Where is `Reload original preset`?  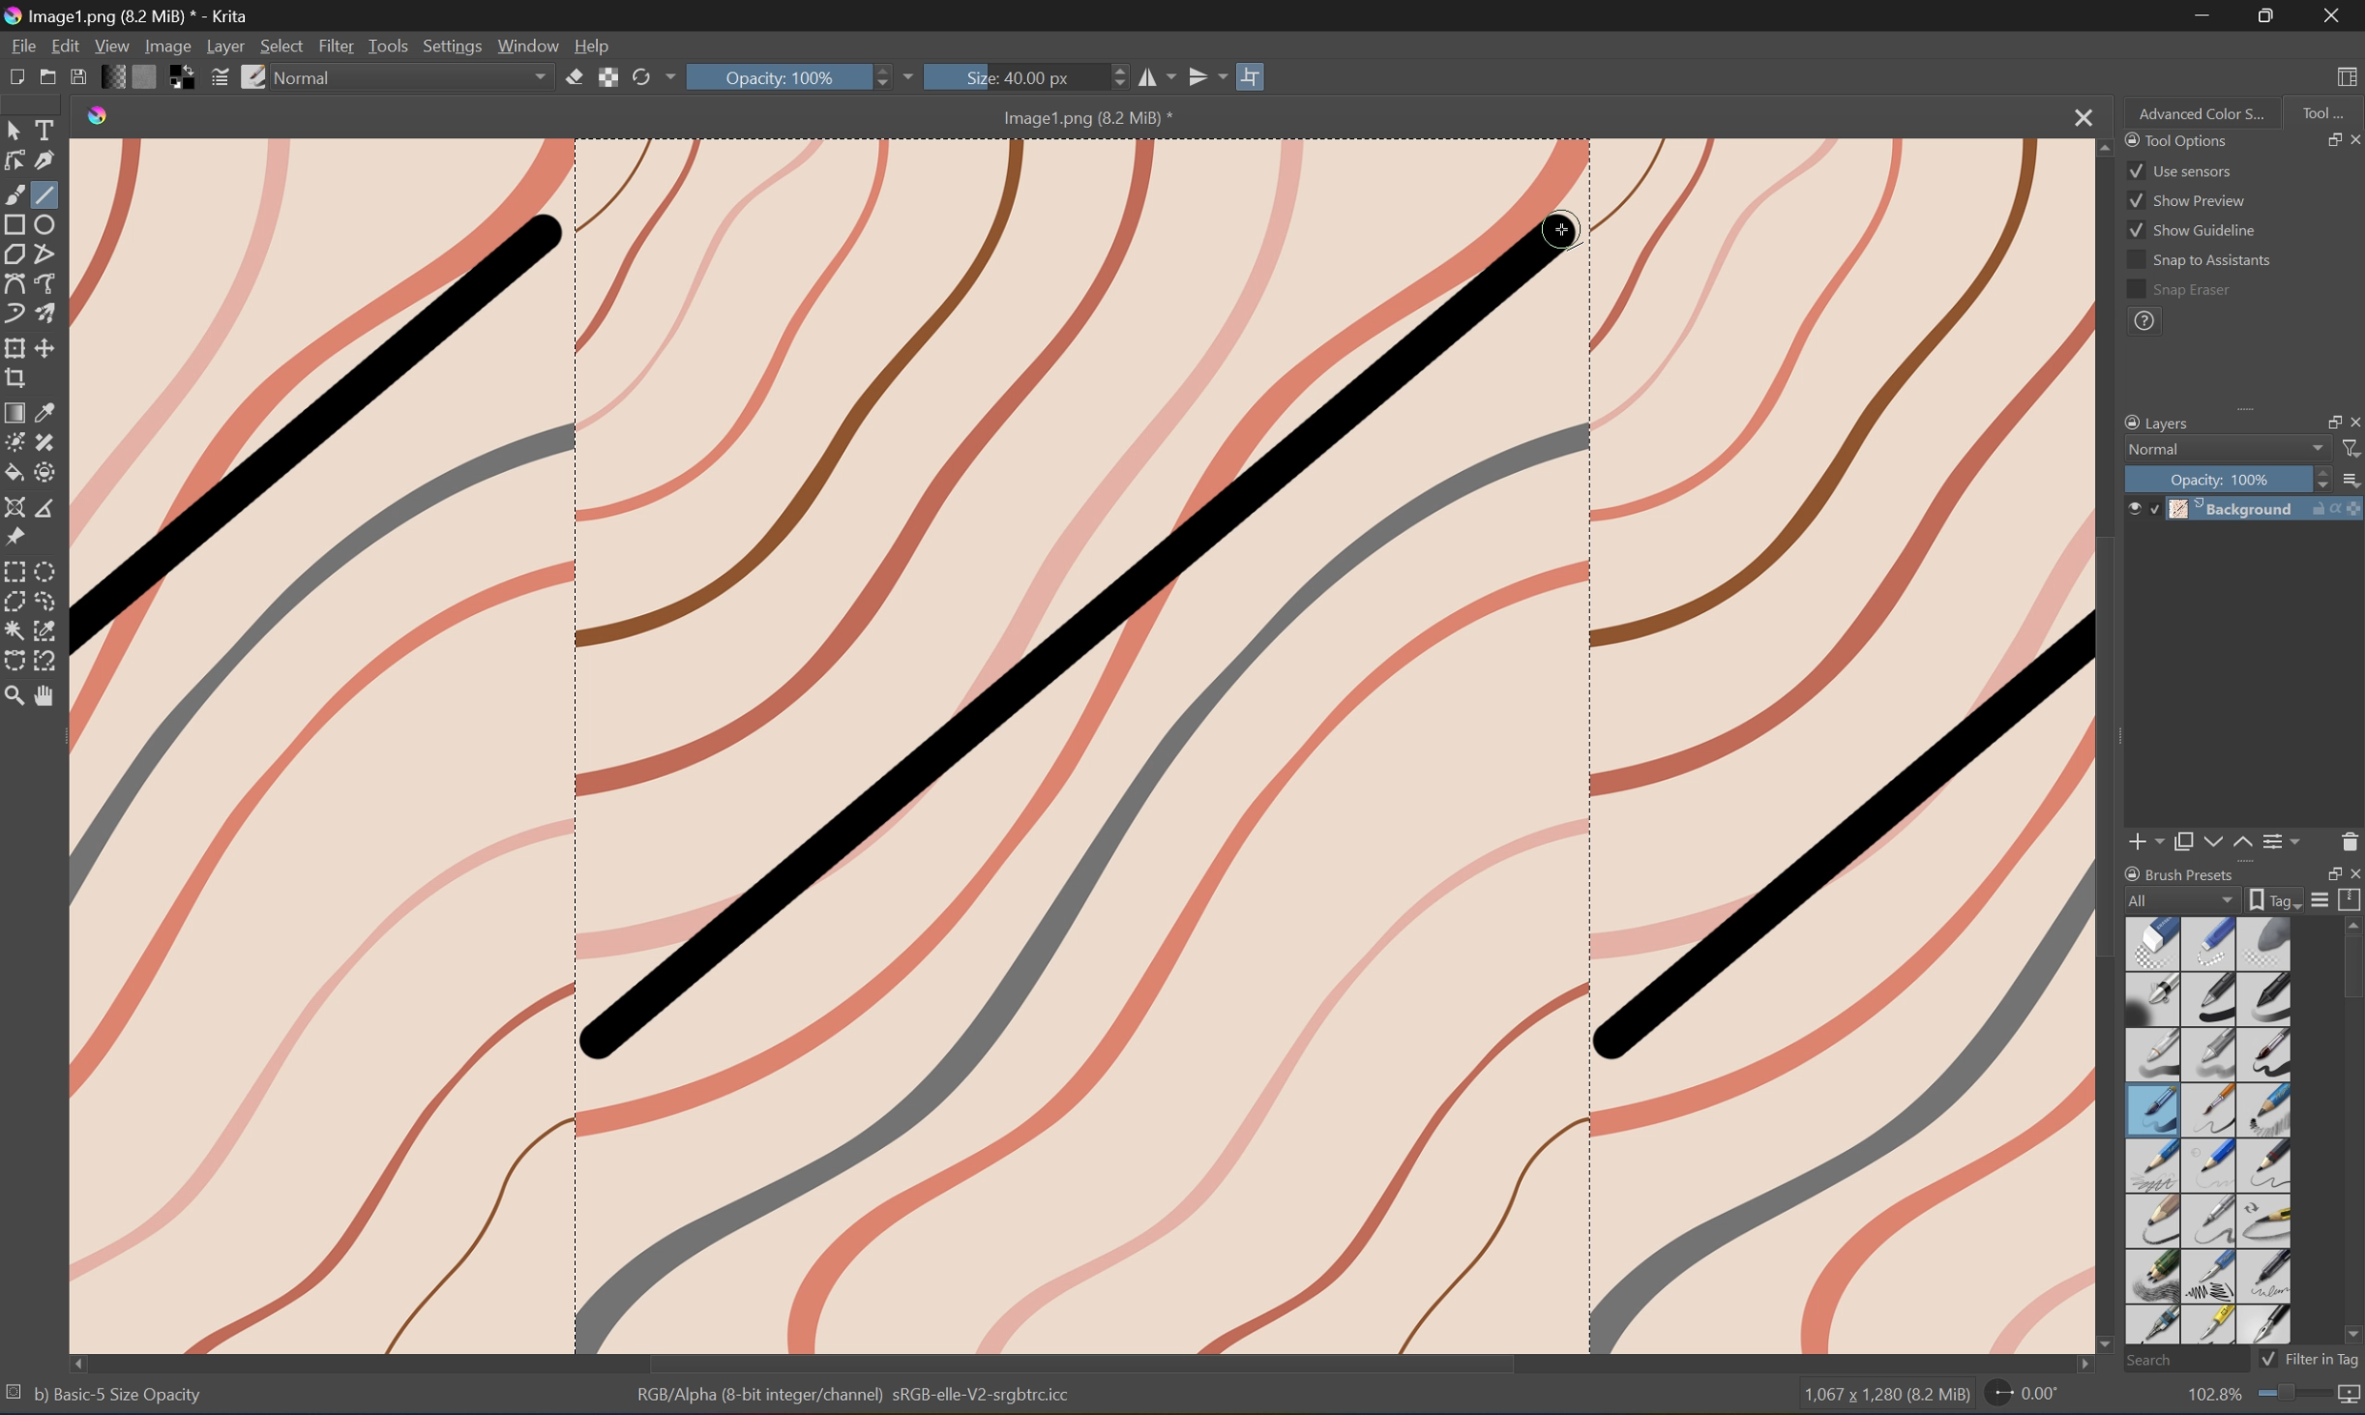
Reload original preset is located at coordinates (640, 78).